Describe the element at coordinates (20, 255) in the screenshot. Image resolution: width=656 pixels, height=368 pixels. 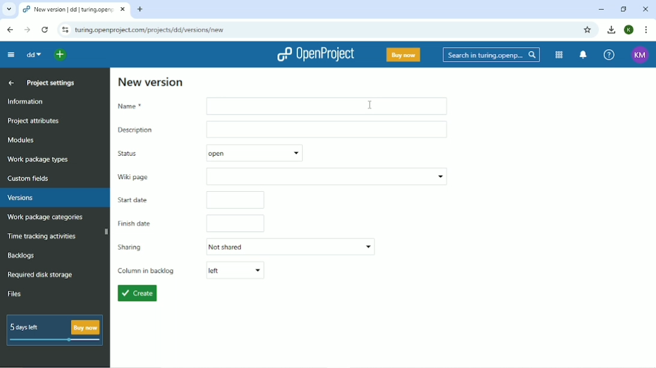
I see `Backlogs` at that location.